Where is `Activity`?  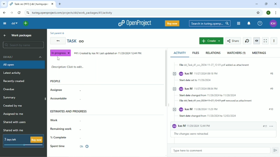 Activity is located at coordinates (180, 54).